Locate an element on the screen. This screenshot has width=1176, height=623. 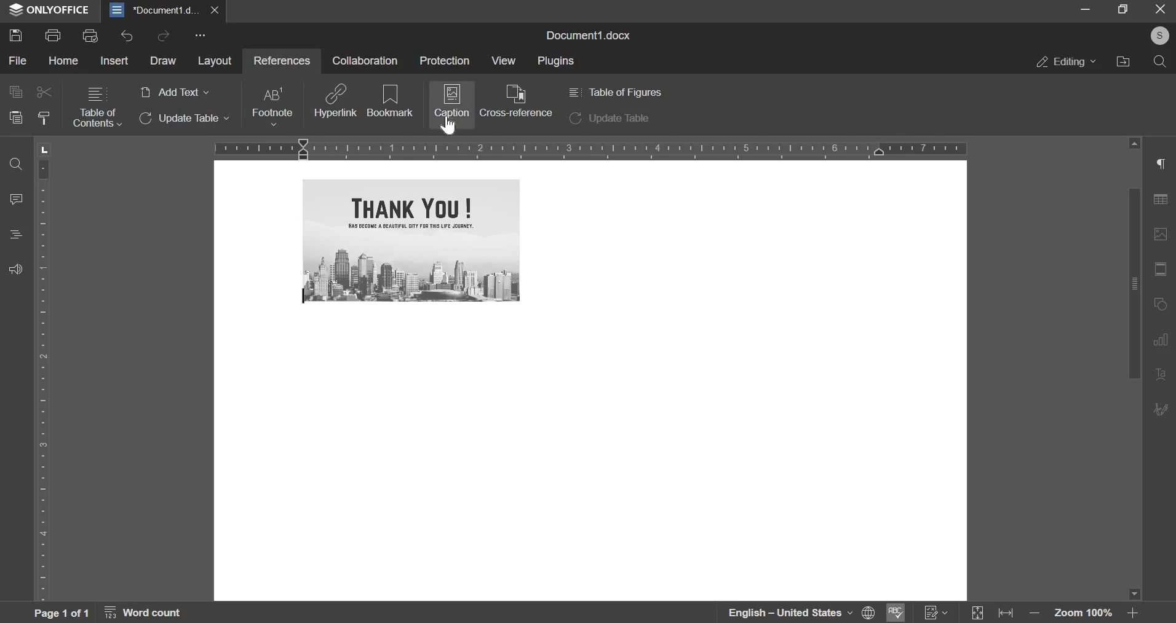
image is located at coordinates (1163, 234).